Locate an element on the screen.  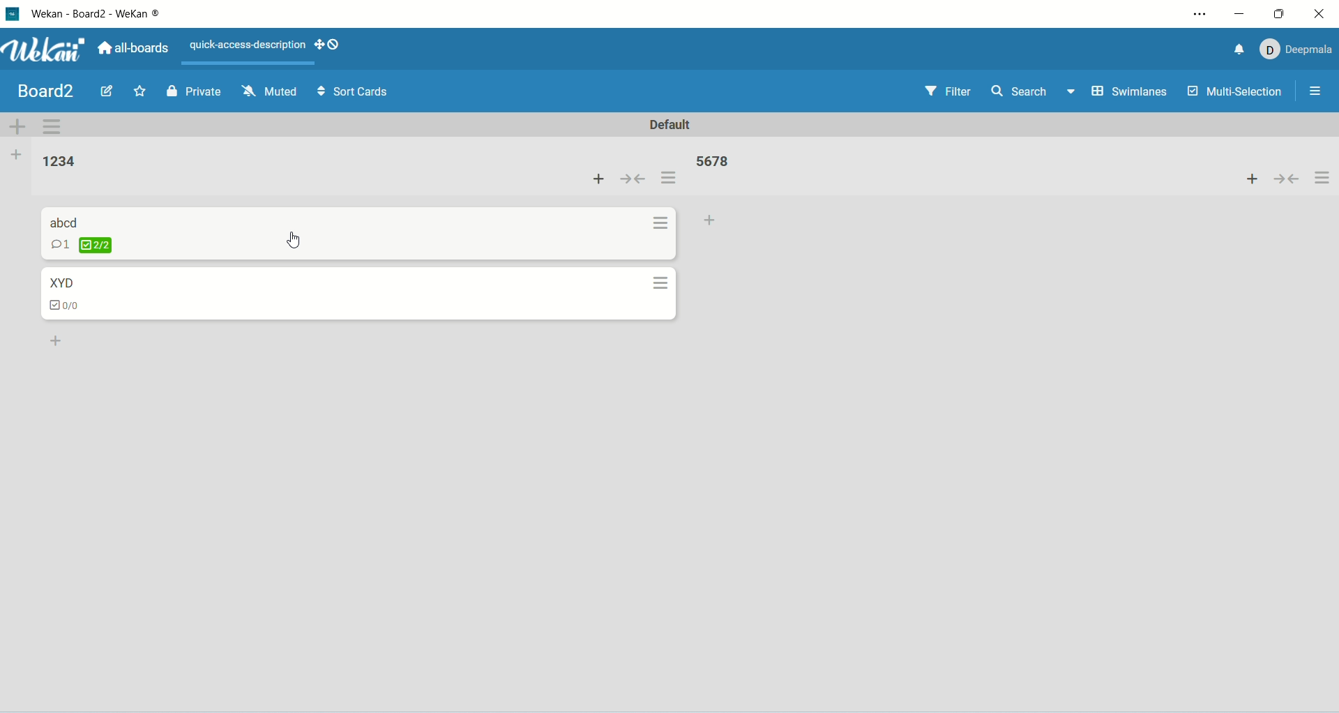
swimlane actions is located at coordinates (54, 128).